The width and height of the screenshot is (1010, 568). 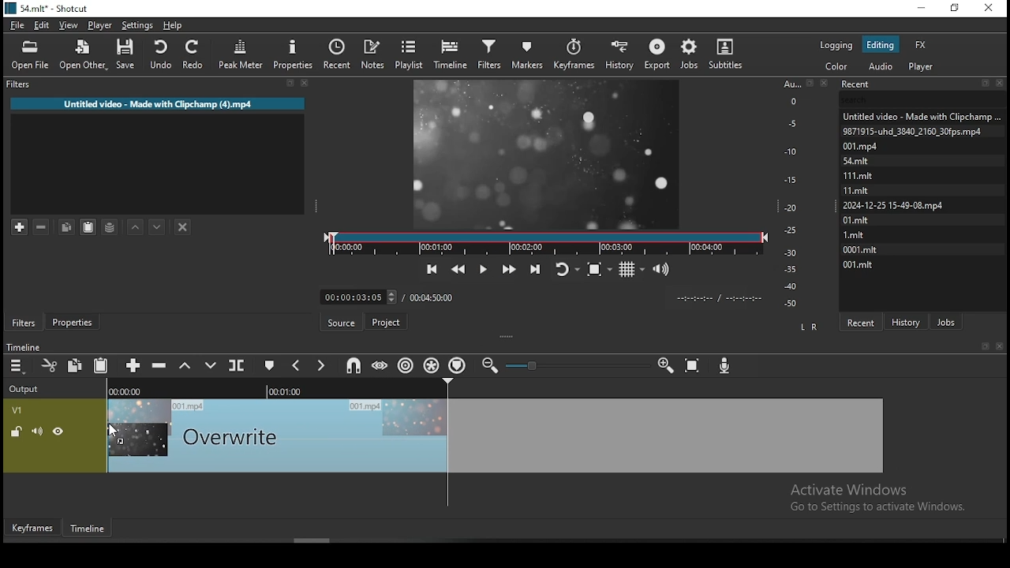 What do you see at coordinates (87, 227) in the screenshot?
I see `paste` at bounding box center [87, 227].